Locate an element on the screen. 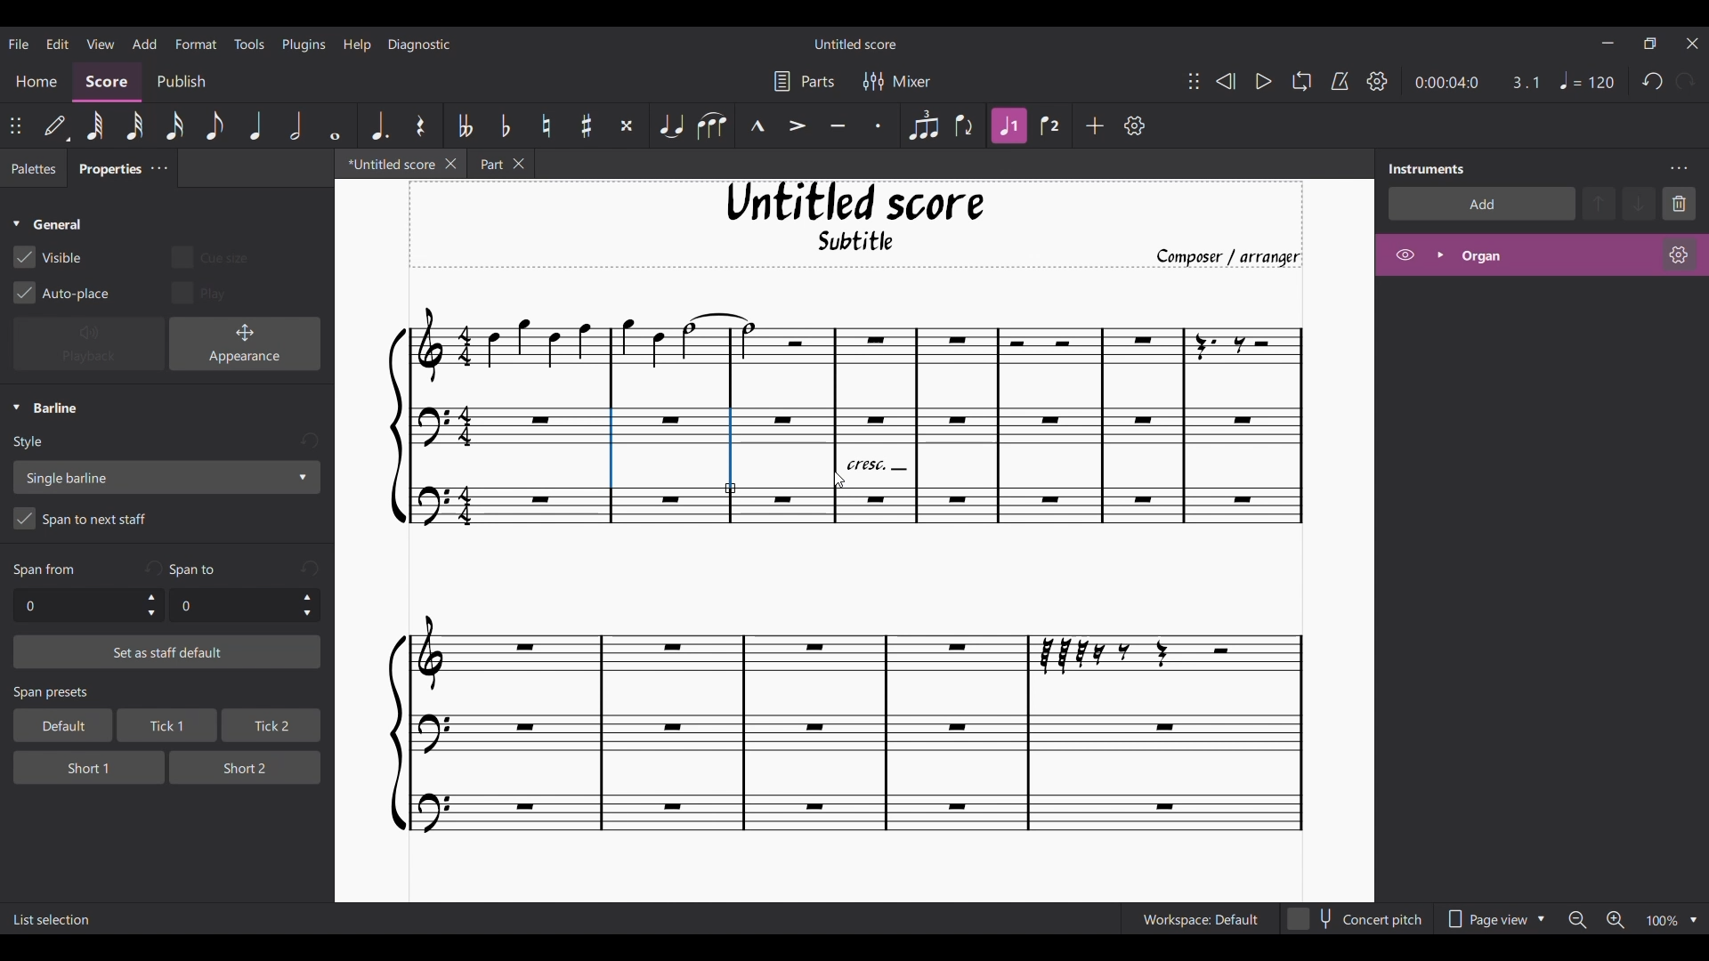 The width and height of the screenshot is (1709, 961). Slur is located at coordinates (711, 125).